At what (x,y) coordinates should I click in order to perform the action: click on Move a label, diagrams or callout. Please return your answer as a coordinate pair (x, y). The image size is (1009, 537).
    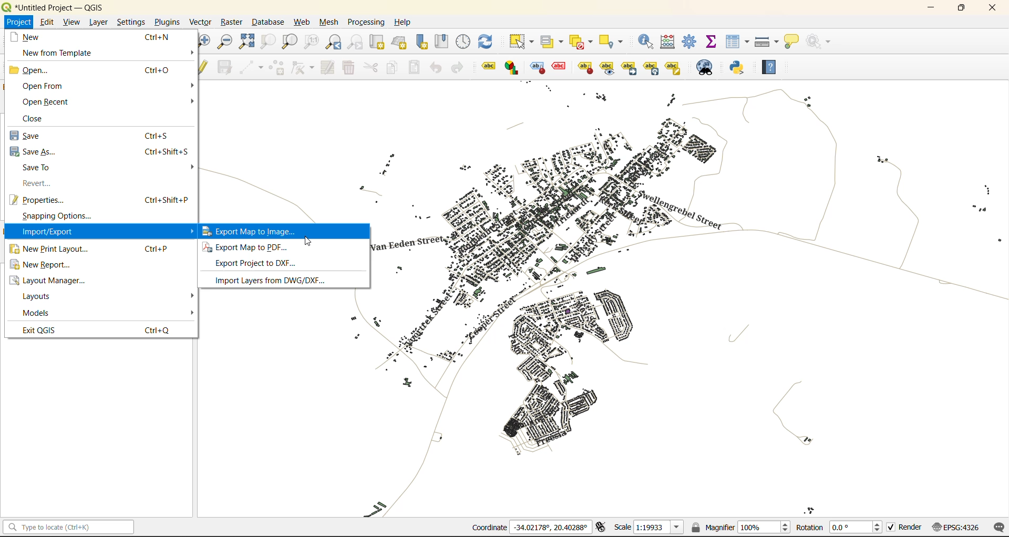
    Looking at the image, I should click on (630, 67).